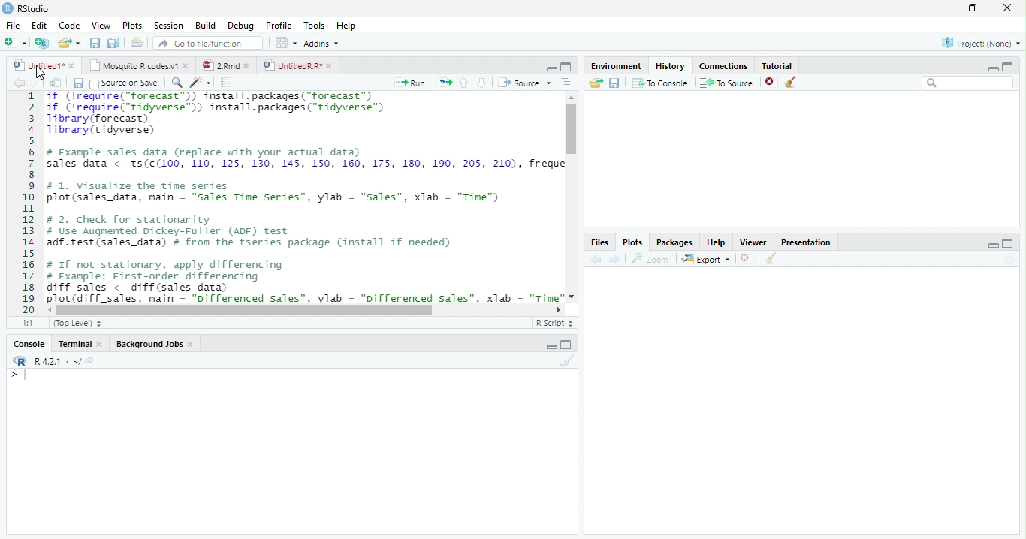 The width and height of the screenshot is (1026, 539). What do you see at coordinates (56, 83) in the screenshot?
I see `Show in new window` at bounding box center [56, 83].